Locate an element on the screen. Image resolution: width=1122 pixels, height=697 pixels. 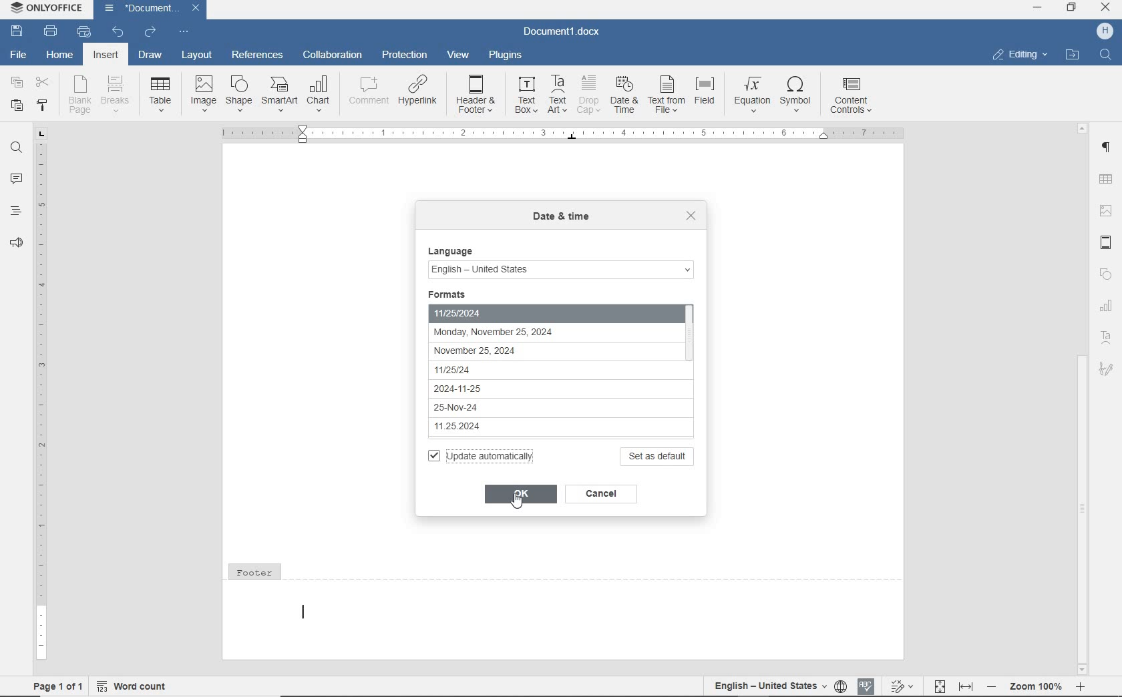
11/25/24 is located at coordinates (512, 367).